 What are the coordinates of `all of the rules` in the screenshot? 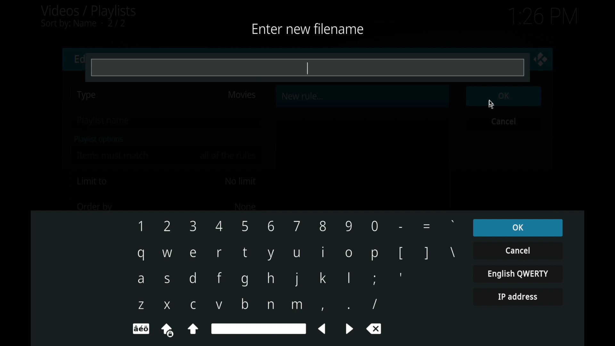 It's located at (229, 155).